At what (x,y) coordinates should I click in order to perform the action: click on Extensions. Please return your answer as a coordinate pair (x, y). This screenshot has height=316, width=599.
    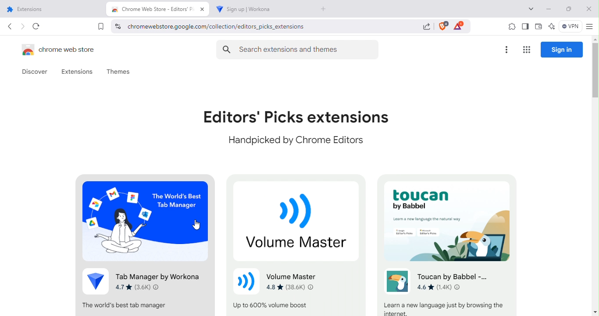
    Looking at the image, I should click on (510, 27).